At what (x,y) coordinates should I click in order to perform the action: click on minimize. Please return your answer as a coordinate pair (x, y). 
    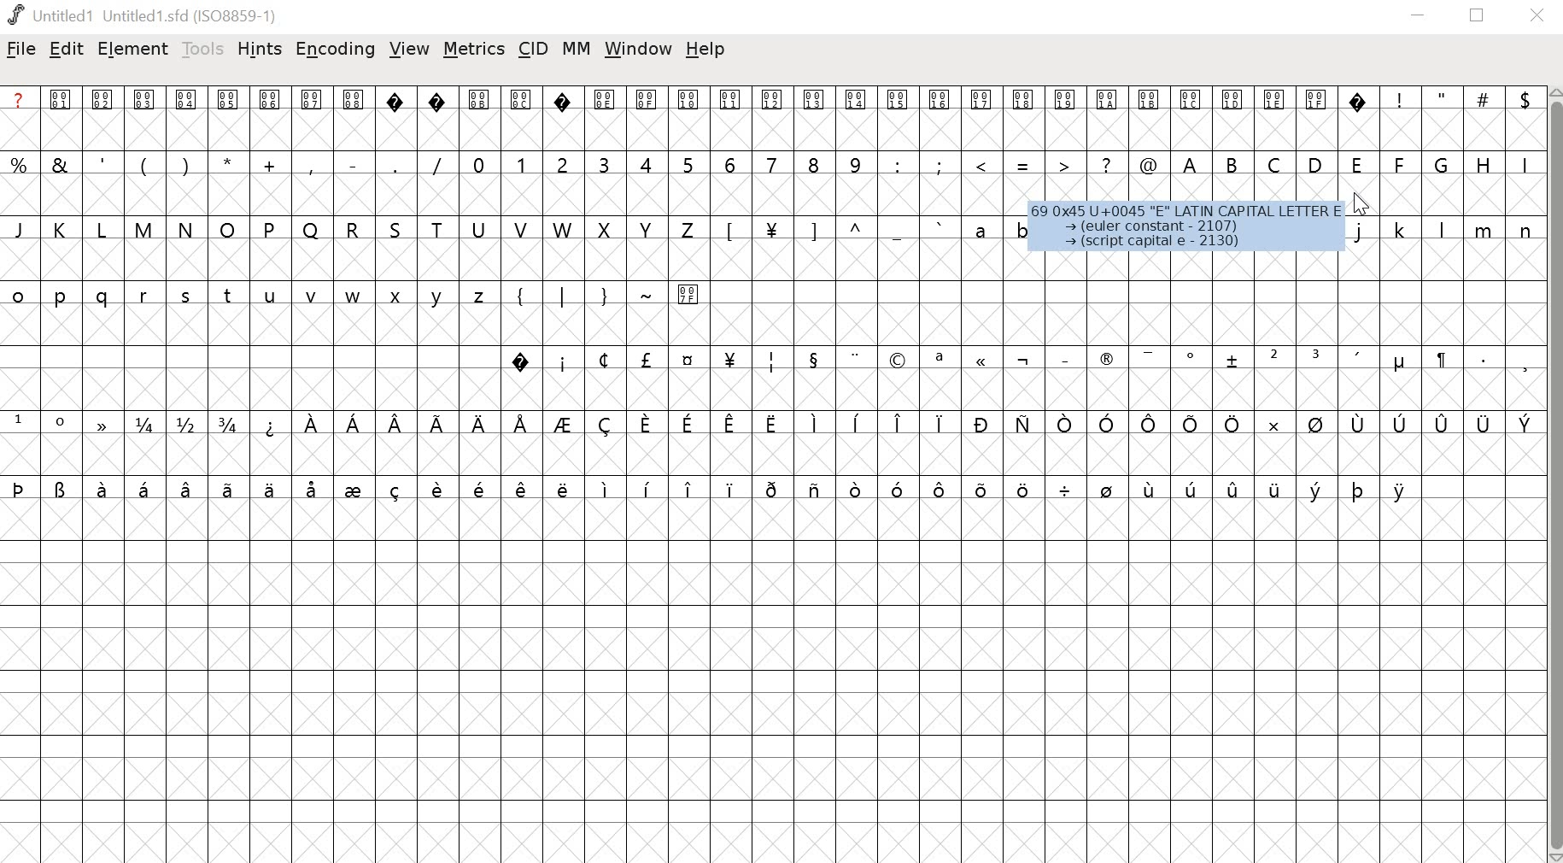
    Looking at the image, I should click on (1419, 18).